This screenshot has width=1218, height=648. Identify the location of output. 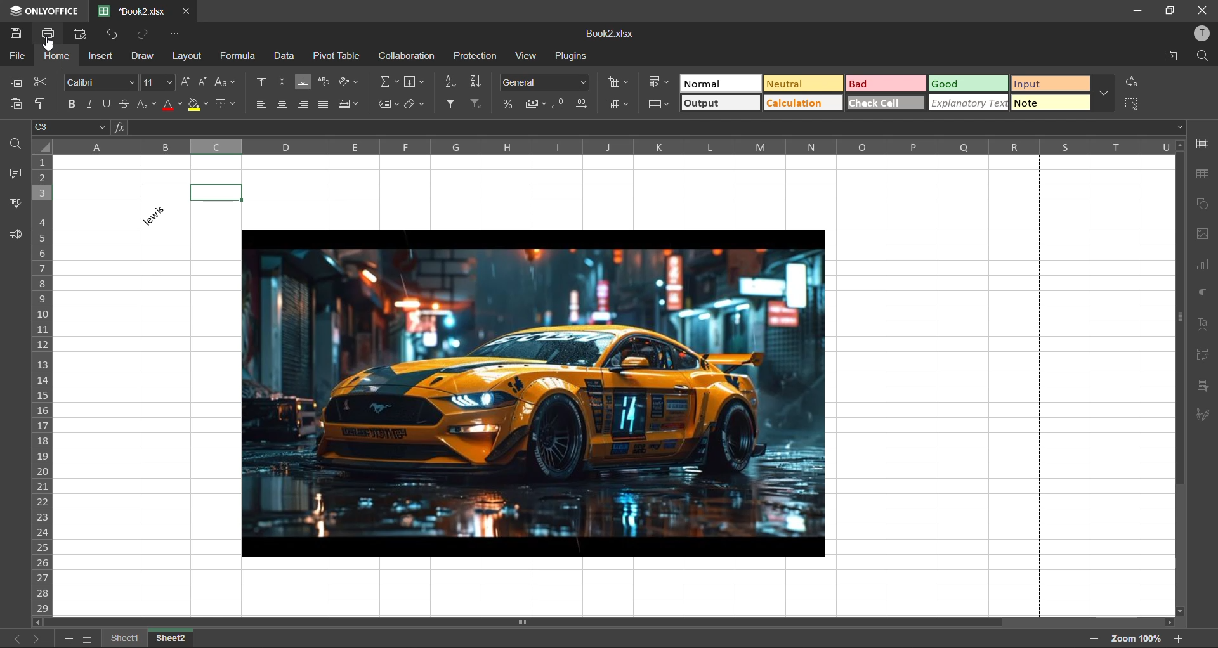
(723, 104).